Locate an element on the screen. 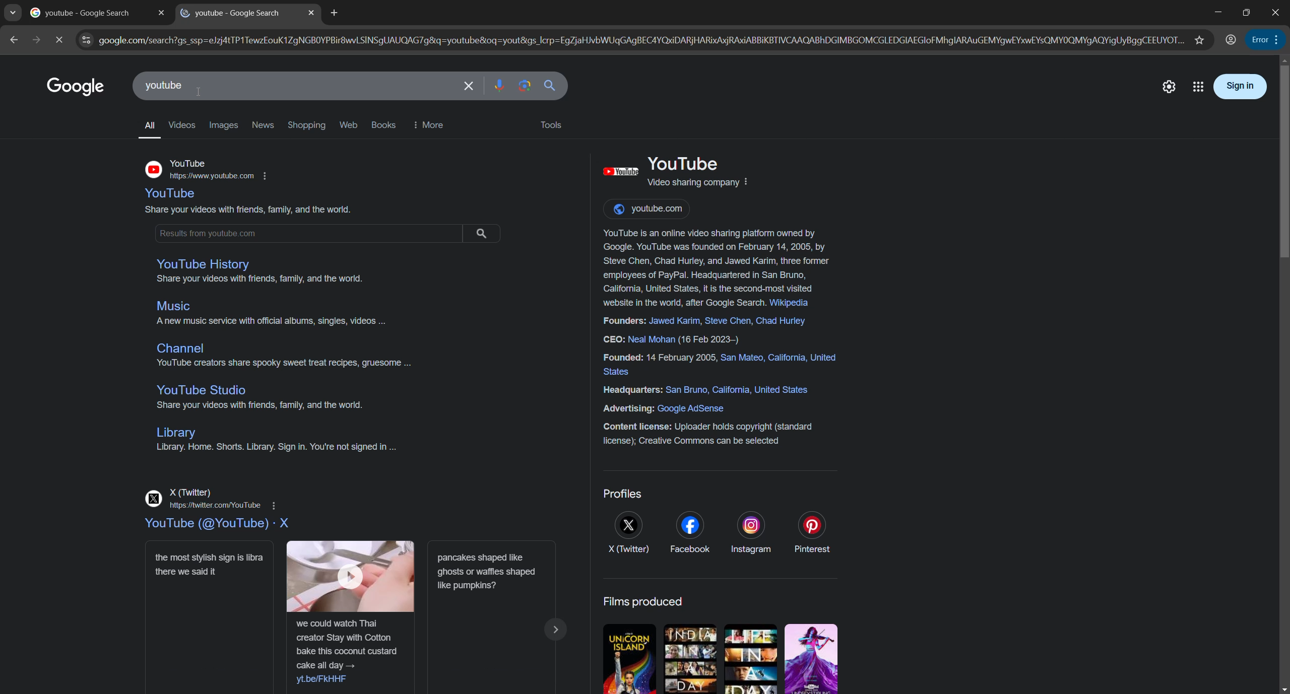  scroll bar is located at coordinates (1282, 164).